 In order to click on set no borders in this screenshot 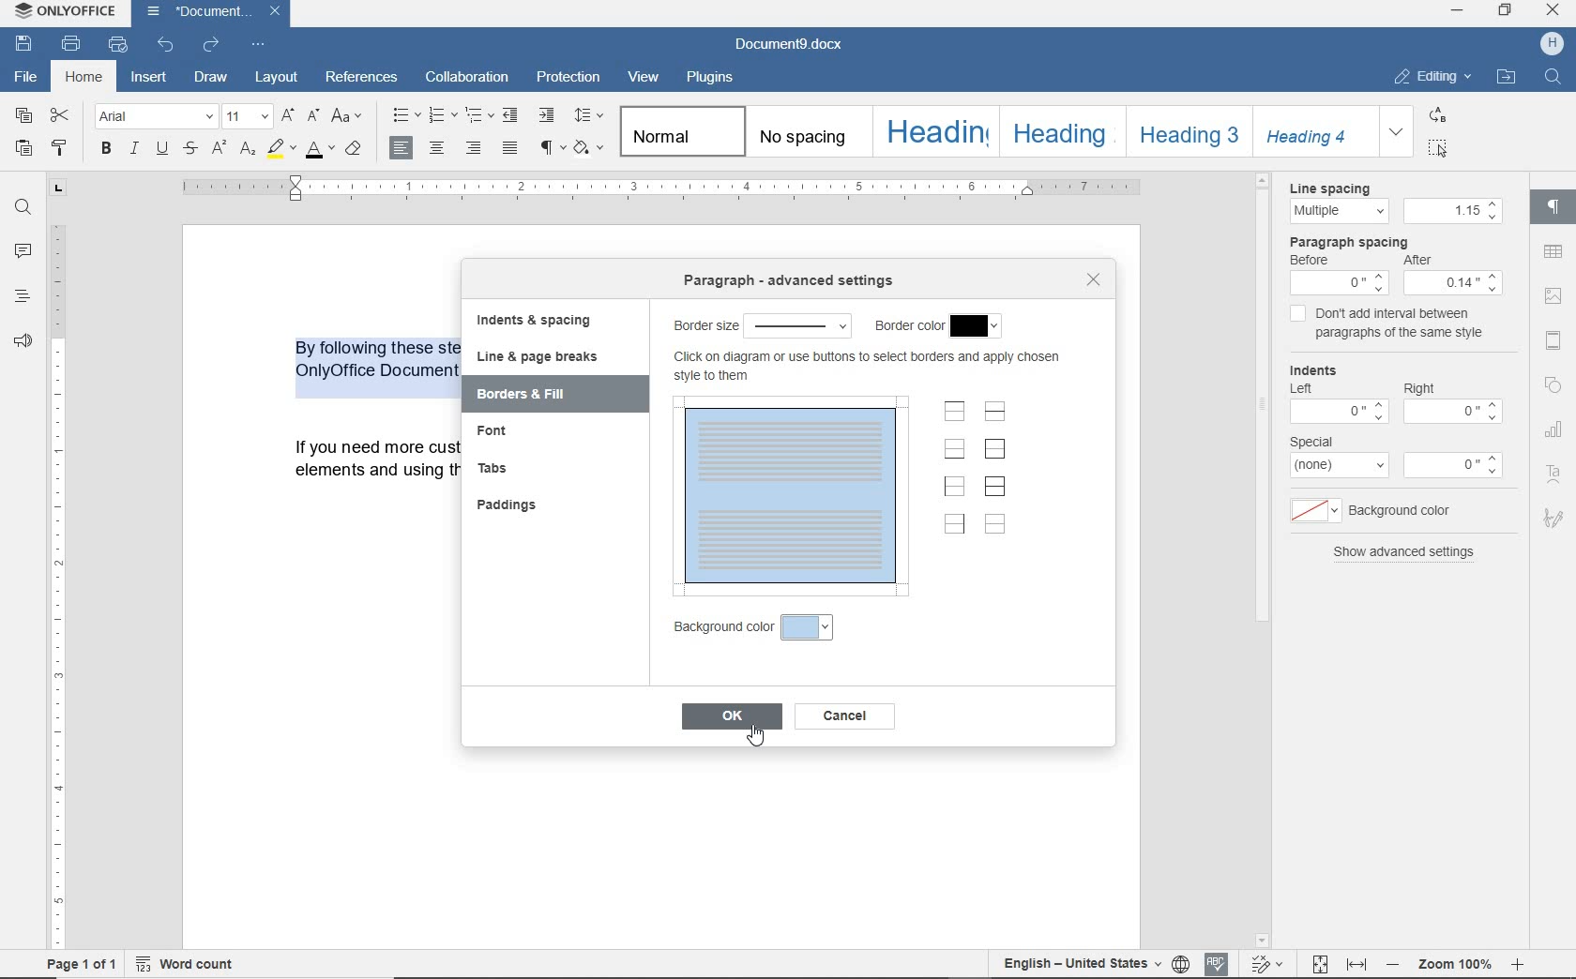, I will do `click(996, 525)`.